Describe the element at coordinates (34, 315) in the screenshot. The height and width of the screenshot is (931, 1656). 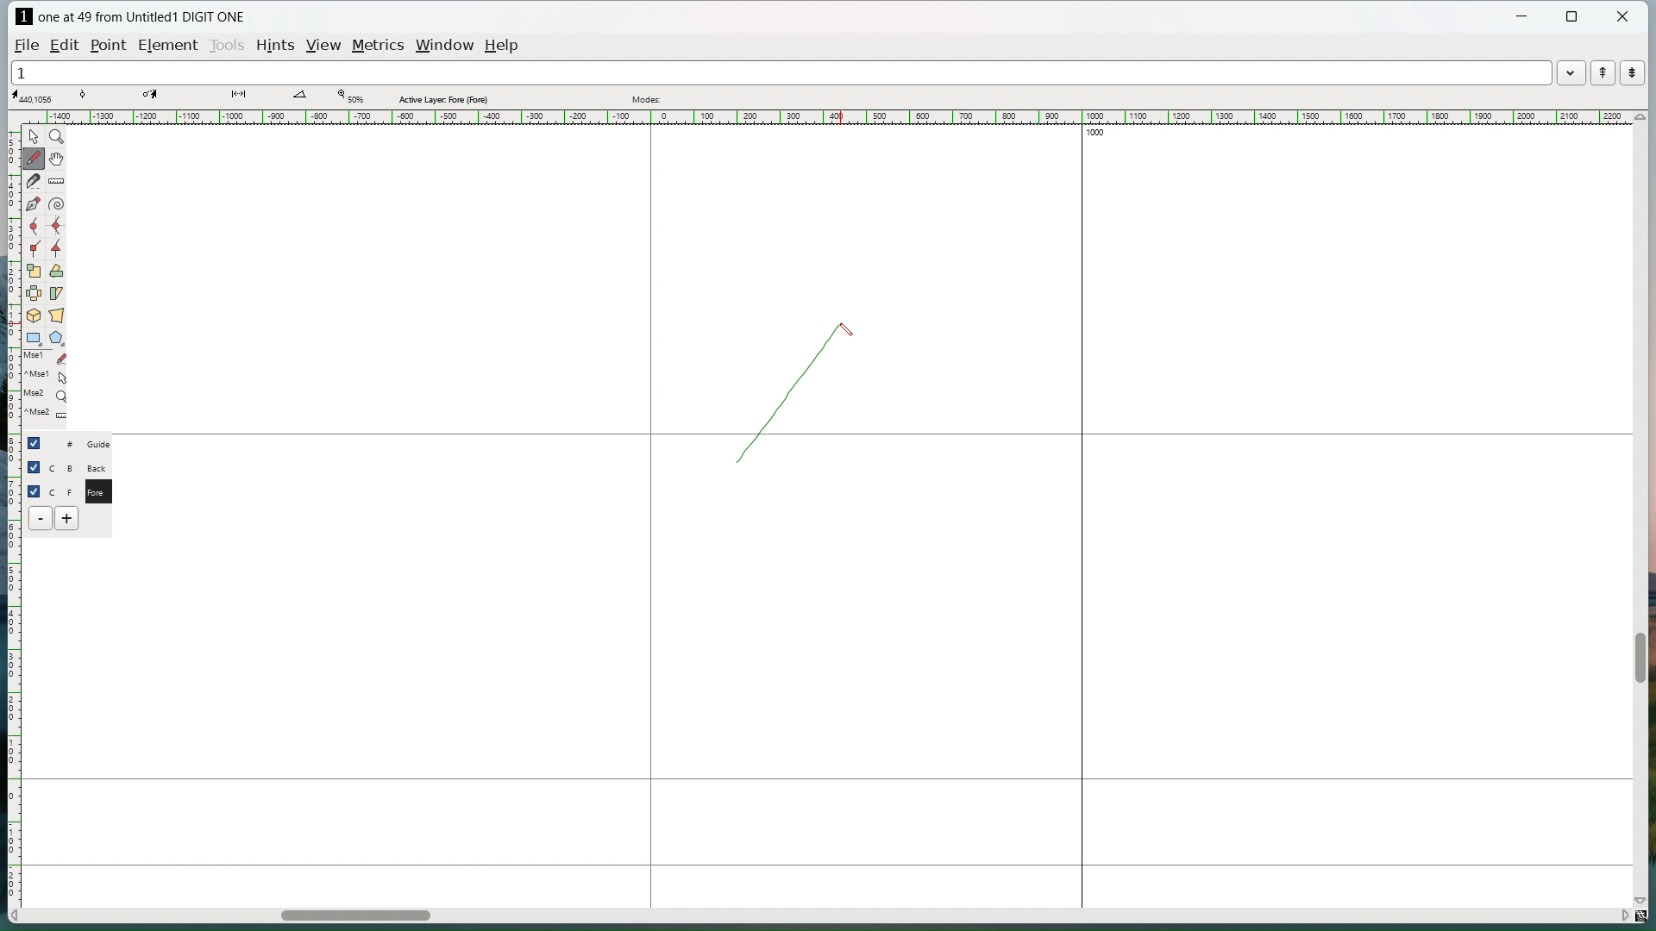
I see `rotate selection in 3d and project back to the place` at that location.